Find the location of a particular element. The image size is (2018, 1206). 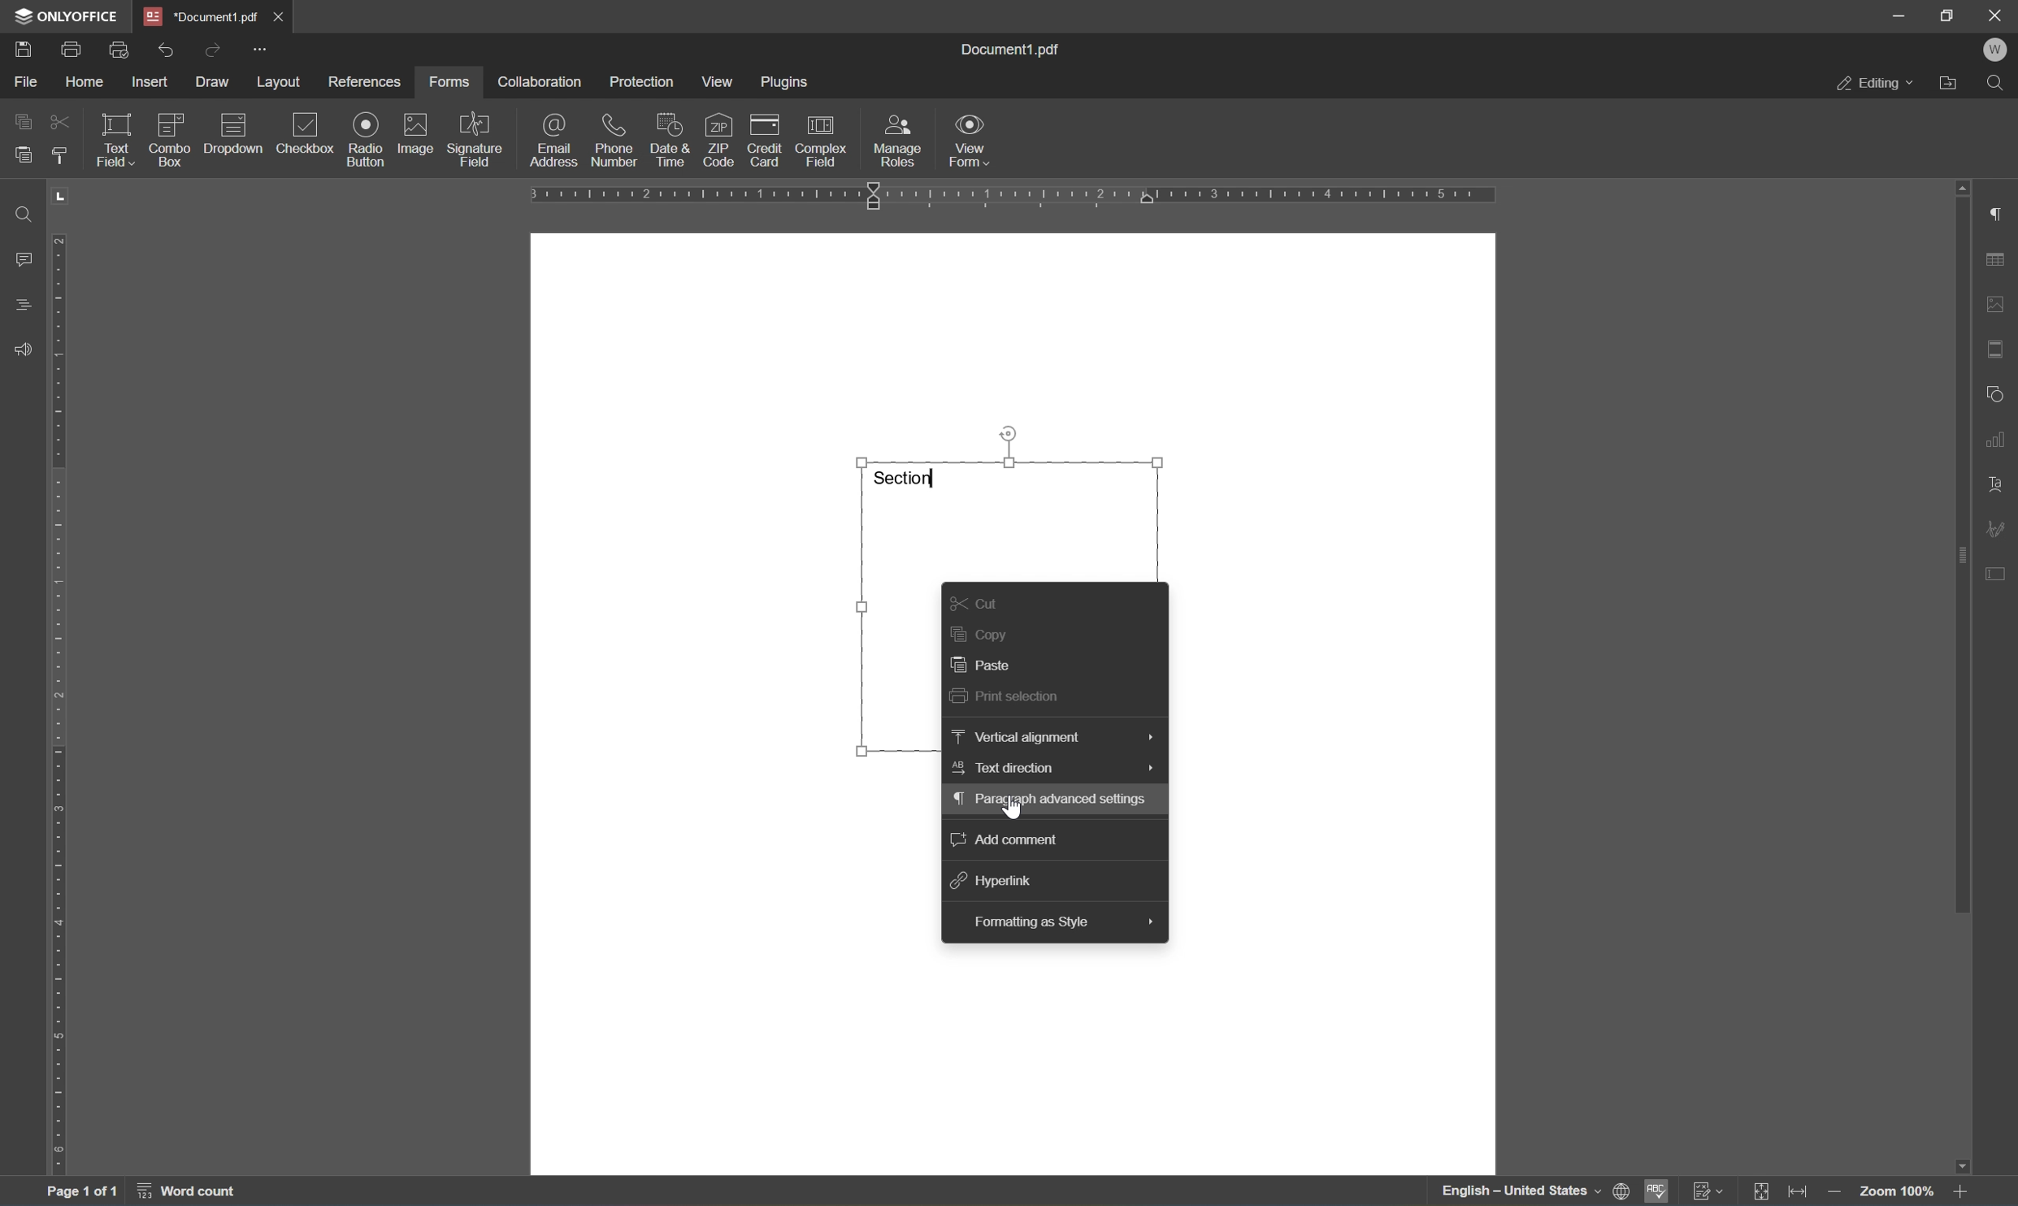

layout is located at coordinates (279, 81).